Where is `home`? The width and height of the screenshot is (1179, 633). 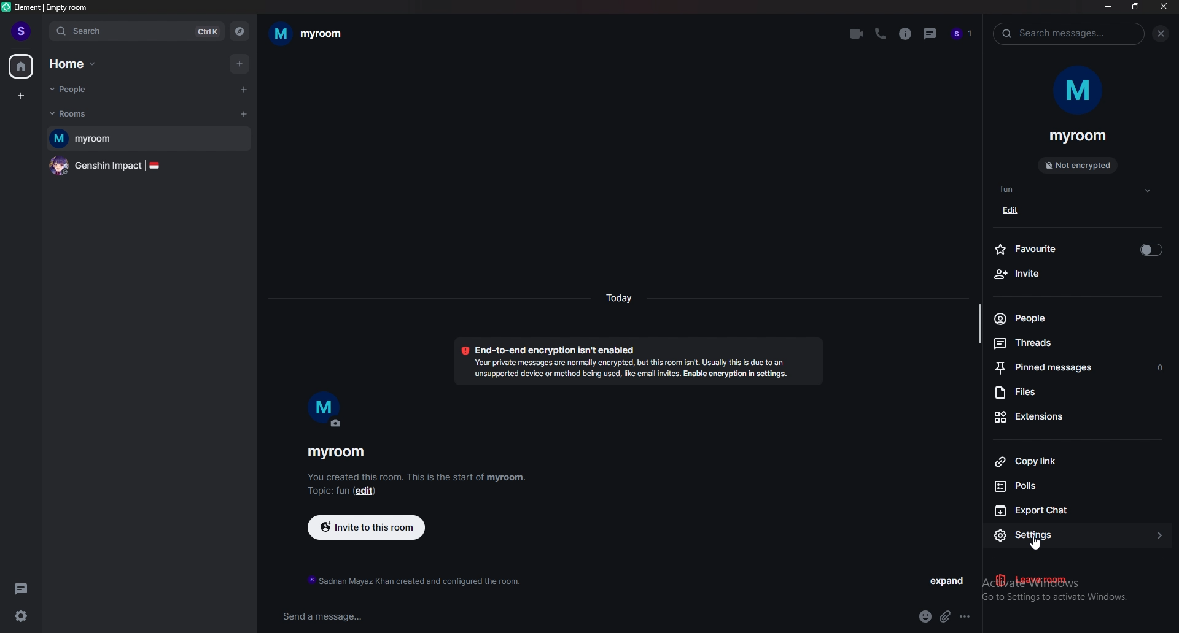 home is located at coordinates (80, 63).